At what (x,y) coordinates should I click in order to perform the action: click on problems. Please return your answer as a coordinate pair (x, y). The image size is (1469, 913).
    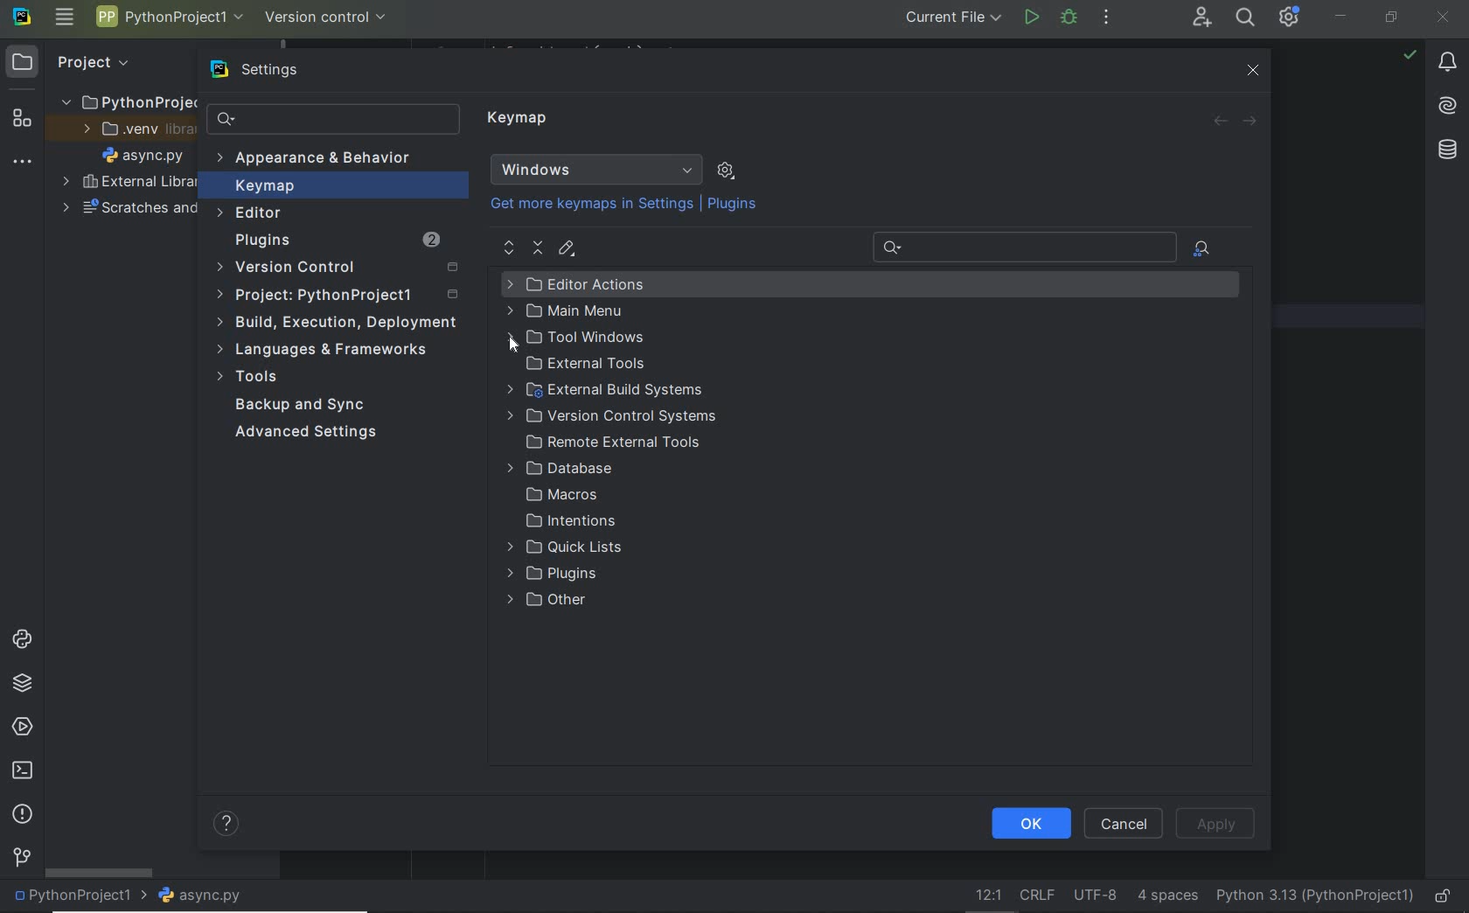
    Looking at the image, I should click on (22, 815).